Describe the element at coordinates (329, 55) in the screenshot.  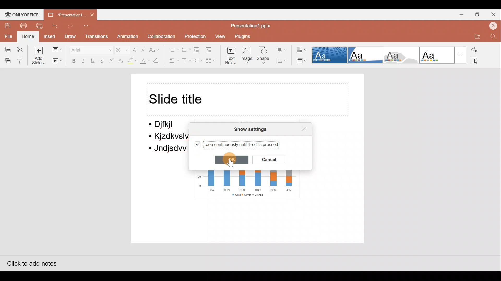
I see `Dotted` at that location.